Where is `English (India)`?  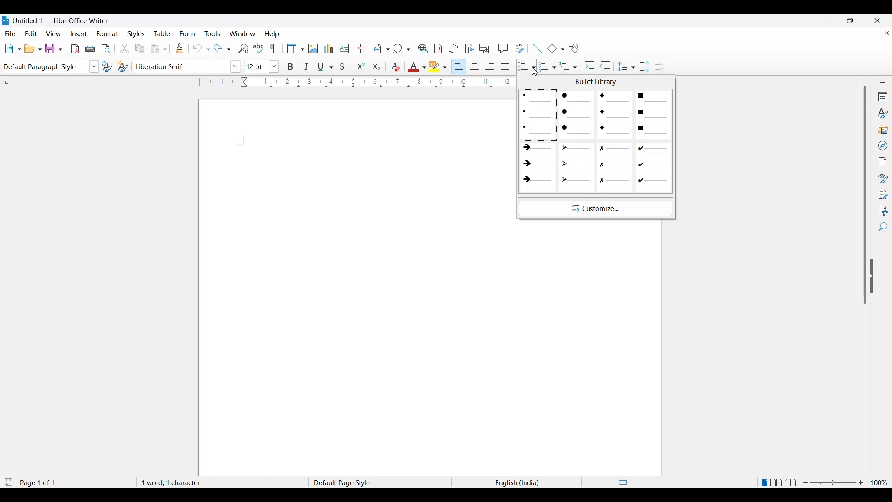 English (India) is located at coordinates (523, 482).